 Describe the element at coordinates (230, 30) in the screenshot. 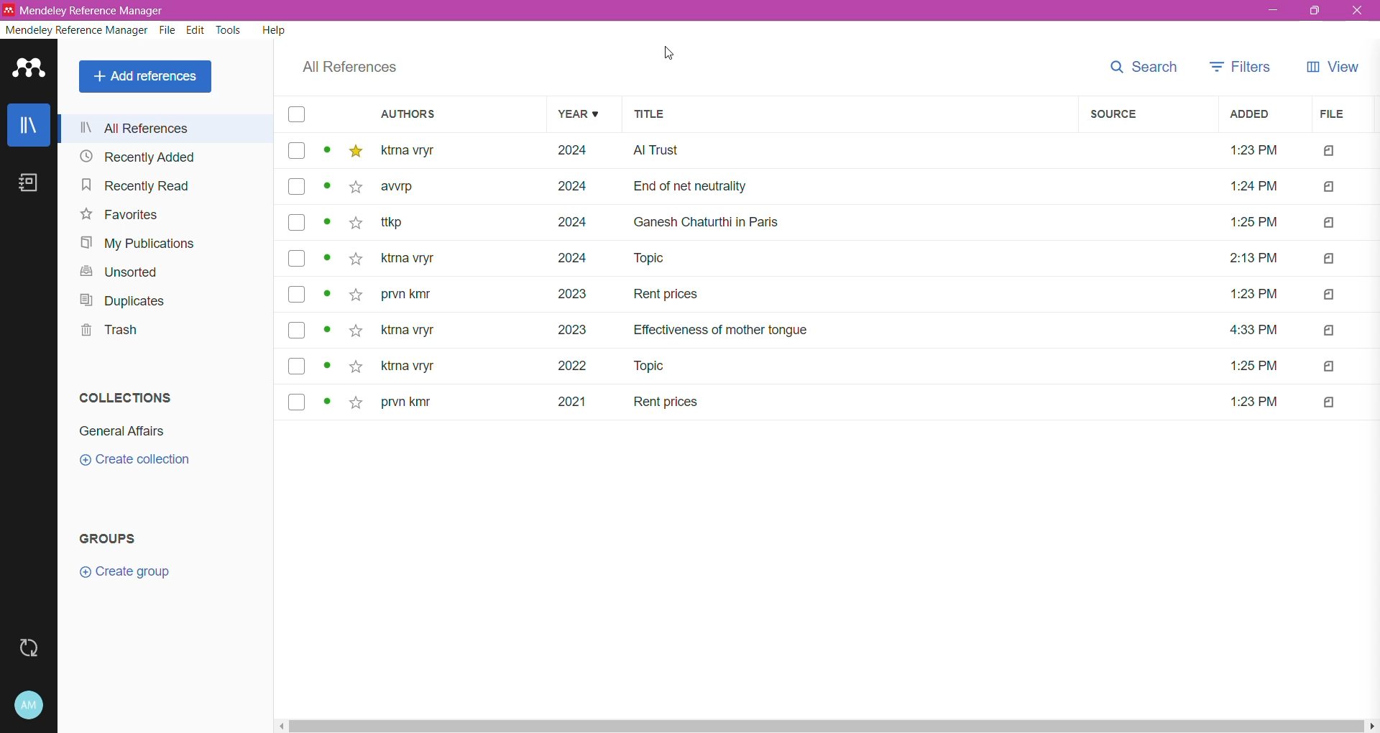

I see `Tools` at that location.